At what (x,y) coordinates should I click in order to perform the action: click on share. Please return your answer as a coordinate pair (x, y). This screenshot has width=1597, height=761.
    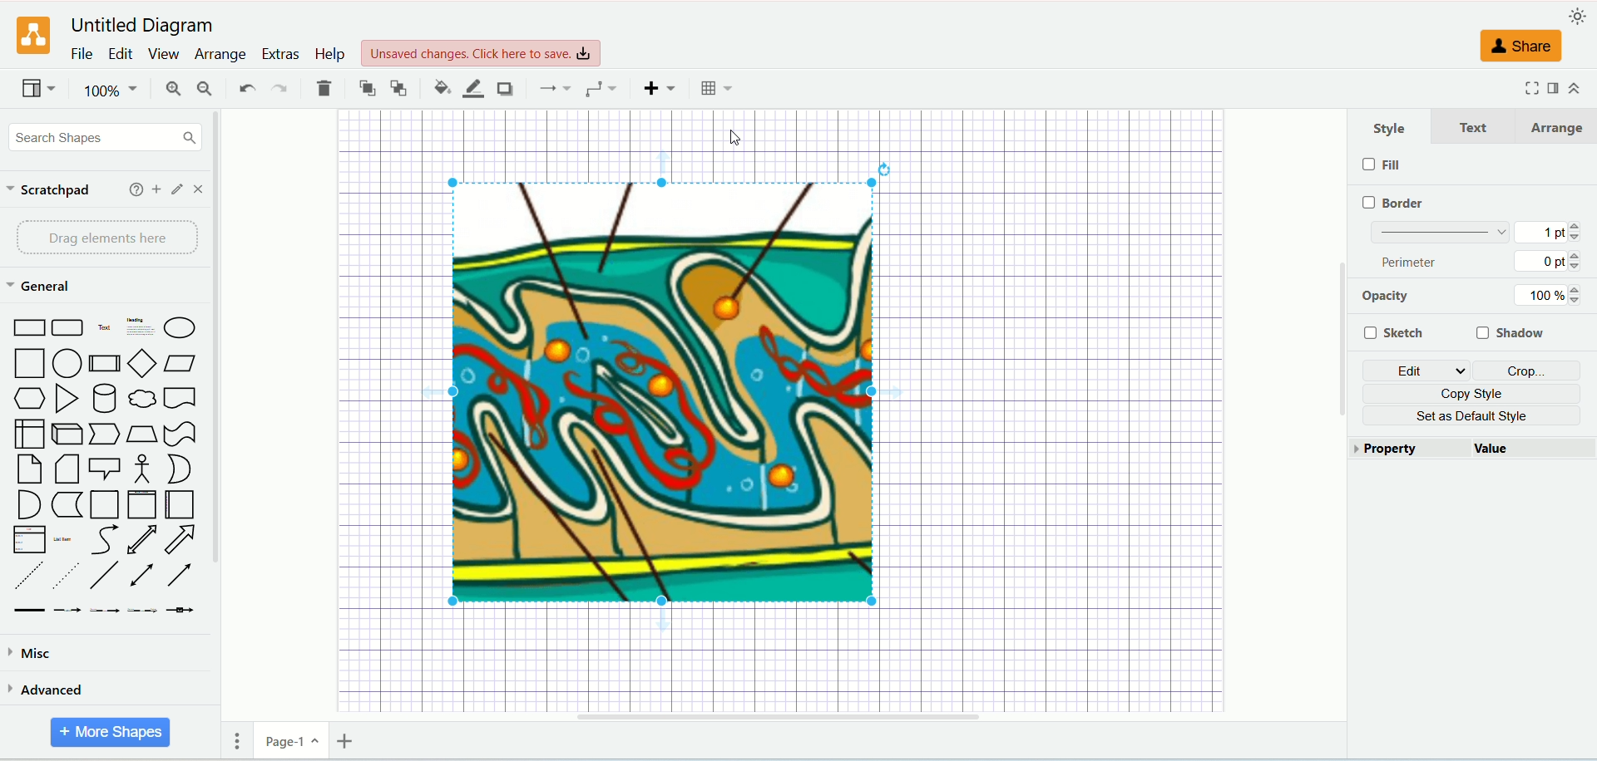
    Looking at the image, I should click on (1521, 47).